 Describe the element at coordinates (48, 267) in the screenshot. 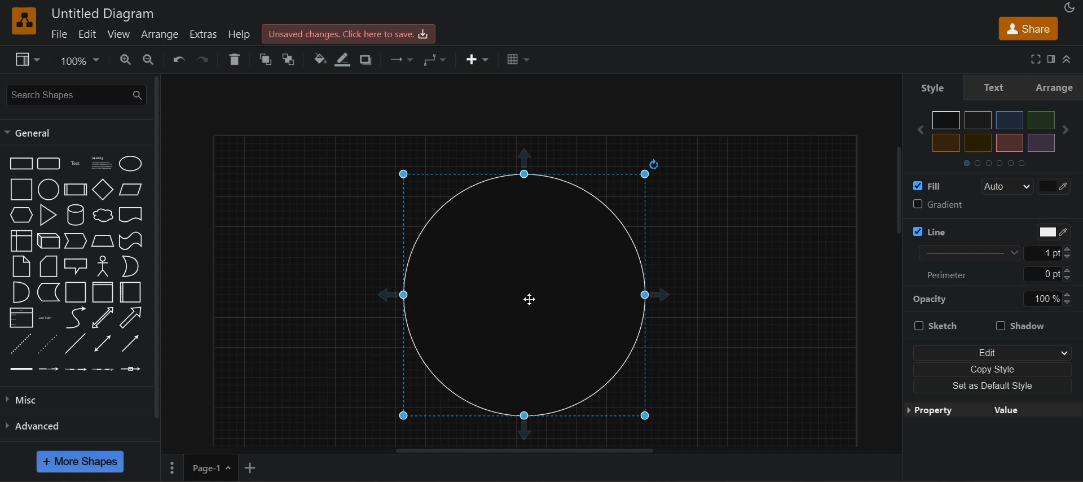

I see `card` at that location.